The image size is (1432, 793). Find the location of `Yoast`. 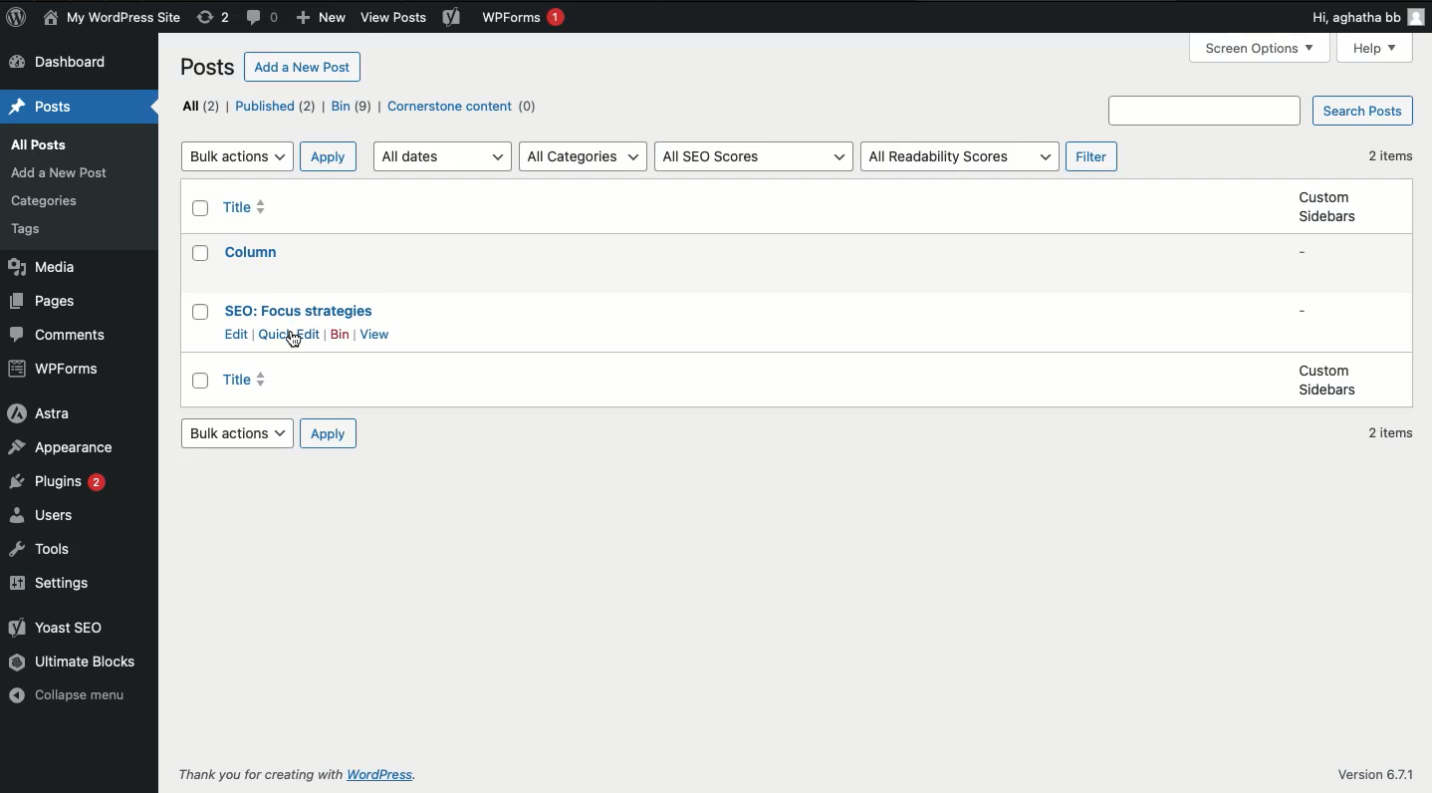

Yoast is located at coordinates (451, 16).